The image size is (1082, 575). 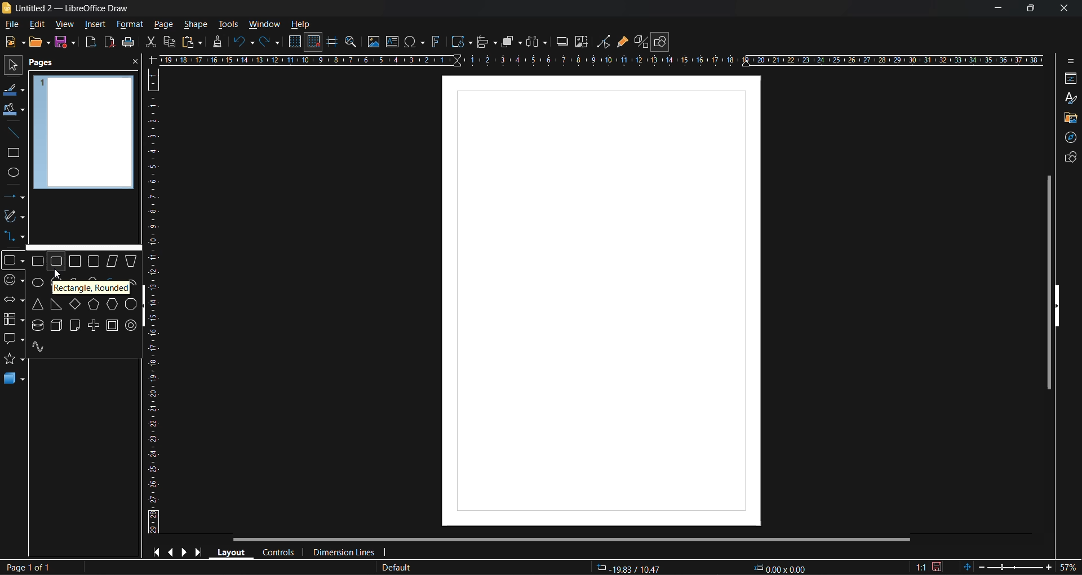 I want to click on page preview, so click(x=84, y=132).